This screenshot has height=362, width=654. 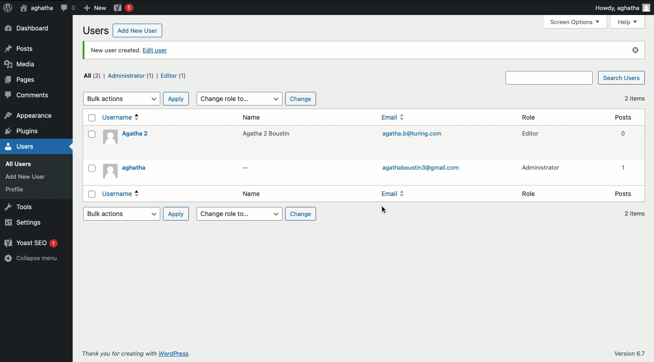 I want to click on Media, so click(x=28, y=96).